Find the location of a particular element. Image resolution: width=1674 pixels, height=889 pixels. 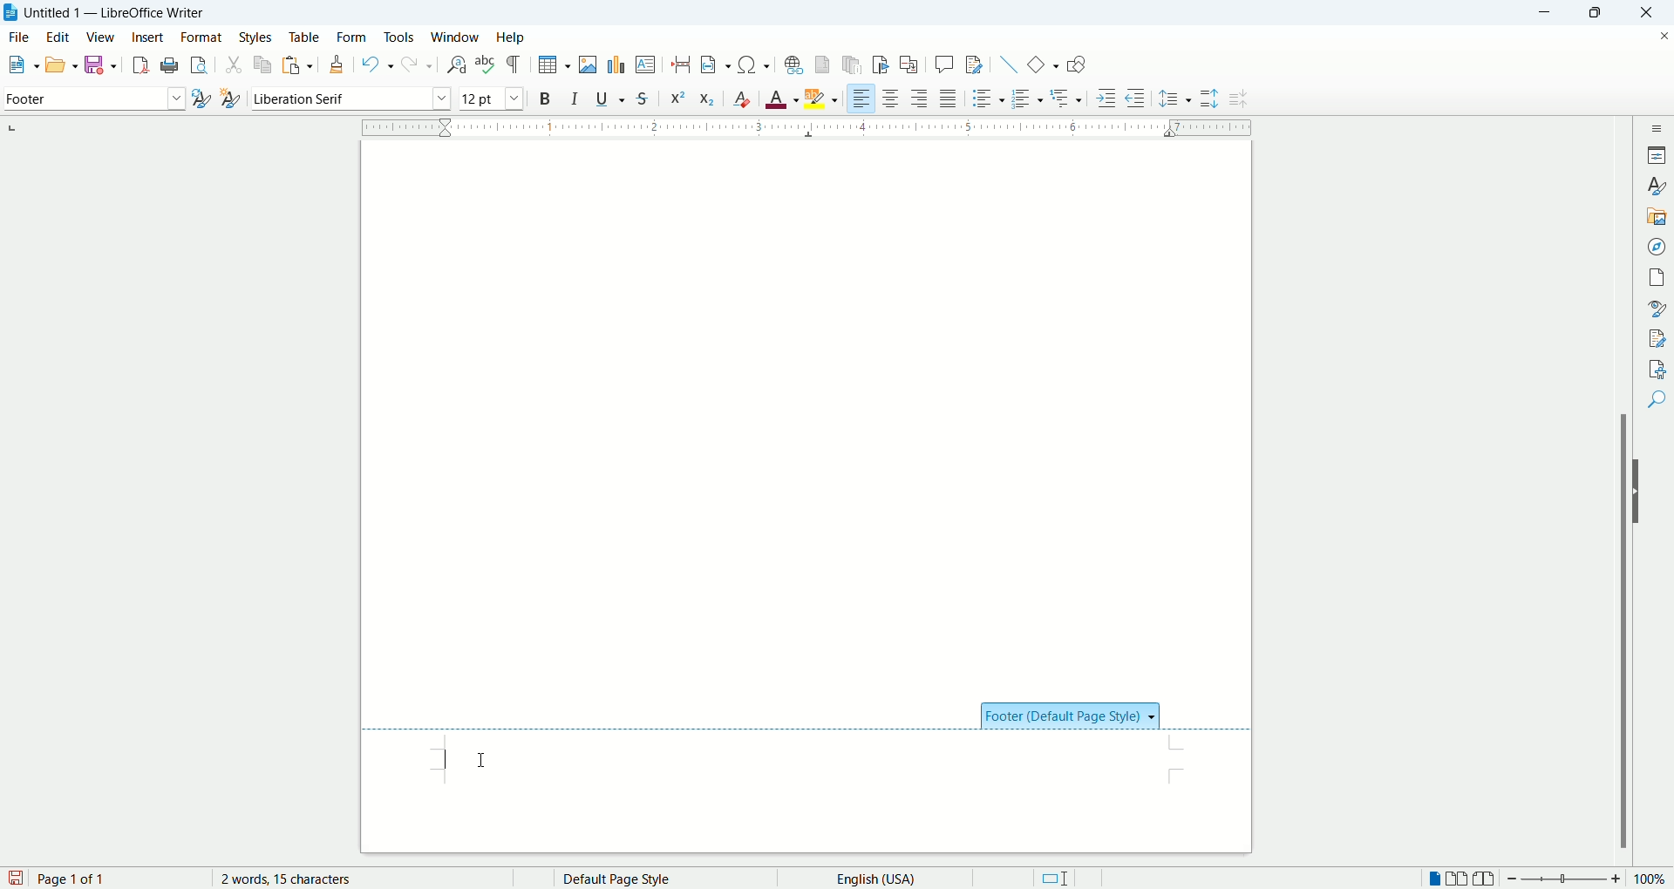

line spacing is located at coordinates (1175, 100).